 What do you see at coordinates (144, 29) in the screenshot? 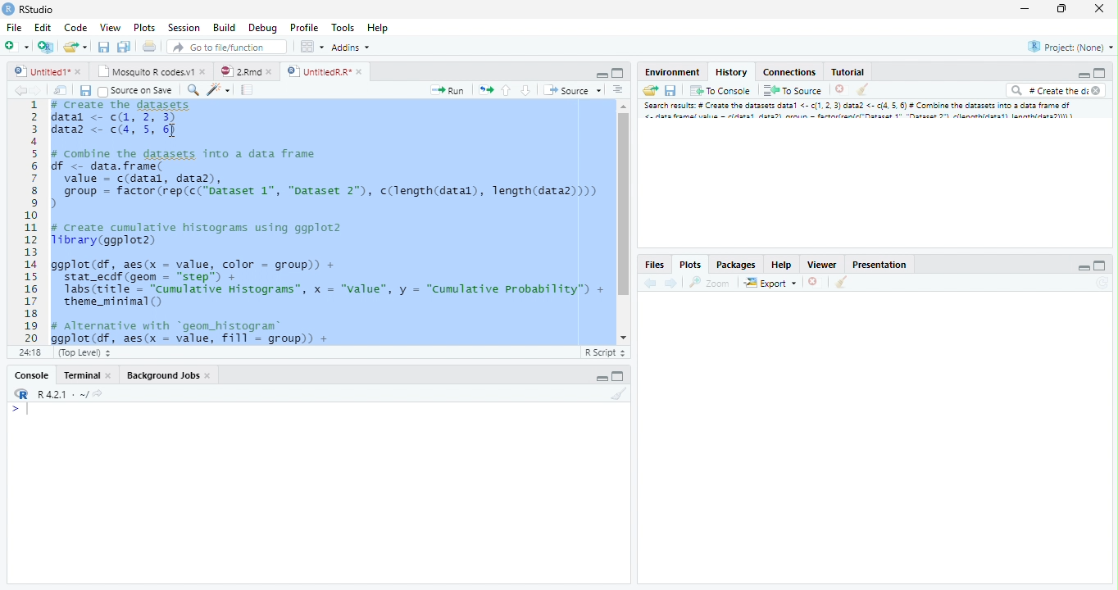
I see `Plots` at bounding box center [144, 29].